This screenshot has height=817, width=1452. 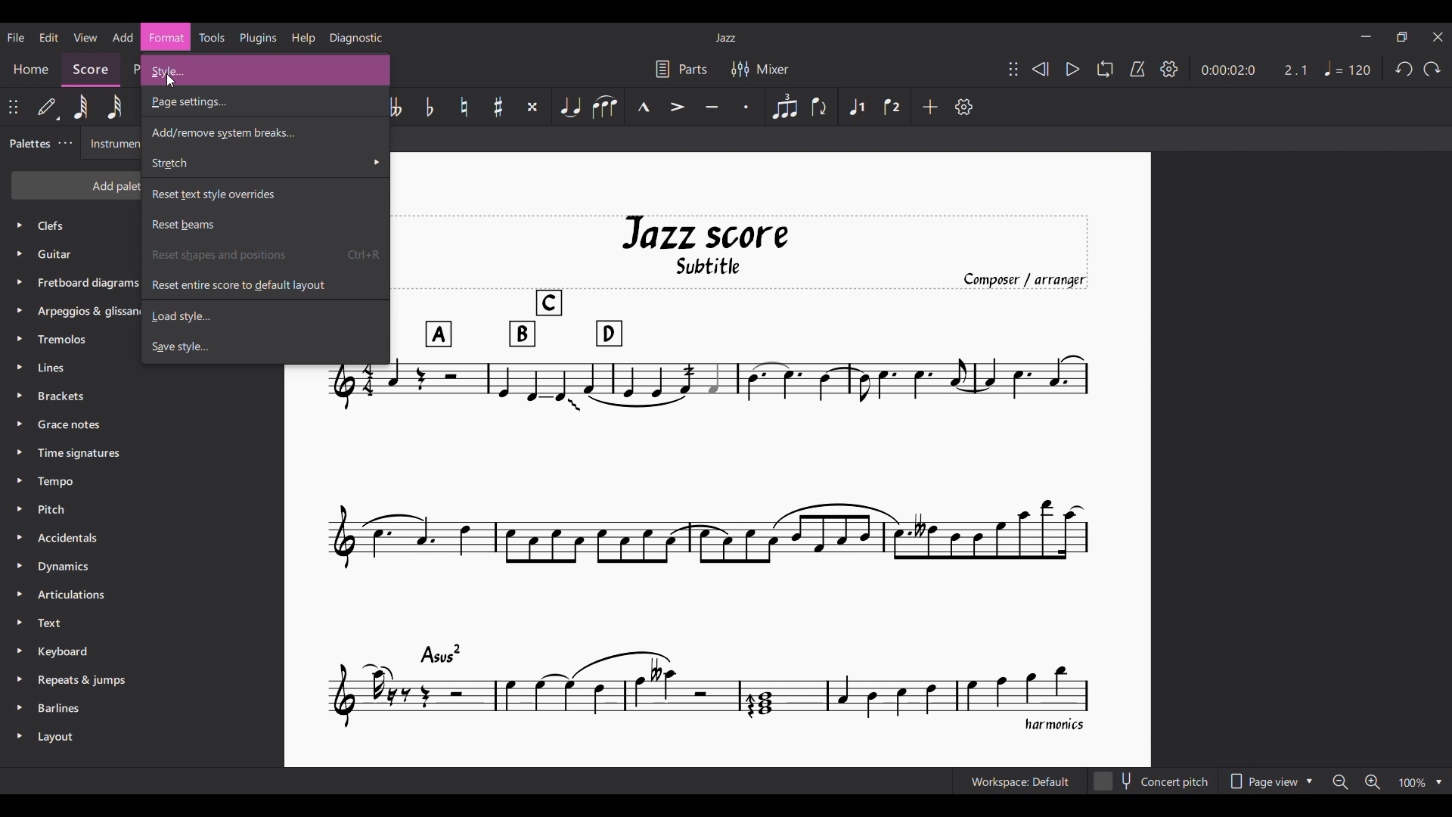 I want to click on Arpeggios, so click(x=88, y=312).